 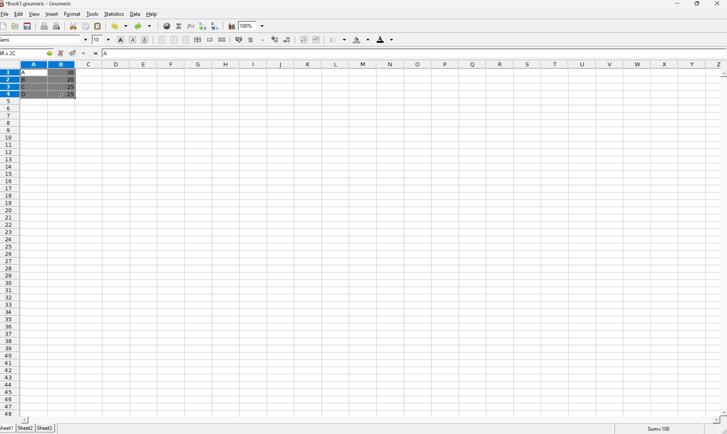 I want to click on View, so click(x=35, y=14).